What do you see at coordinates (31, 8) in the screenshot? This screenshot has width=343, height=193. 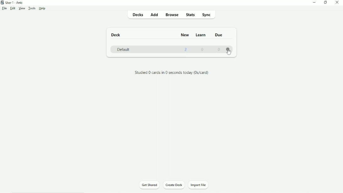 I see `Tools` at bounding box center [31, 8].